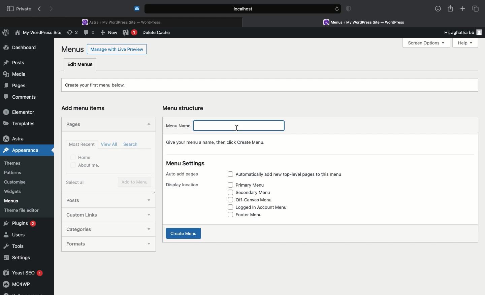 This screenshot has width=485, height=295. What do you see at coordinates (258, 192) in the screenshot?
I see `Secondary menu` at bounding box center [258, 192].